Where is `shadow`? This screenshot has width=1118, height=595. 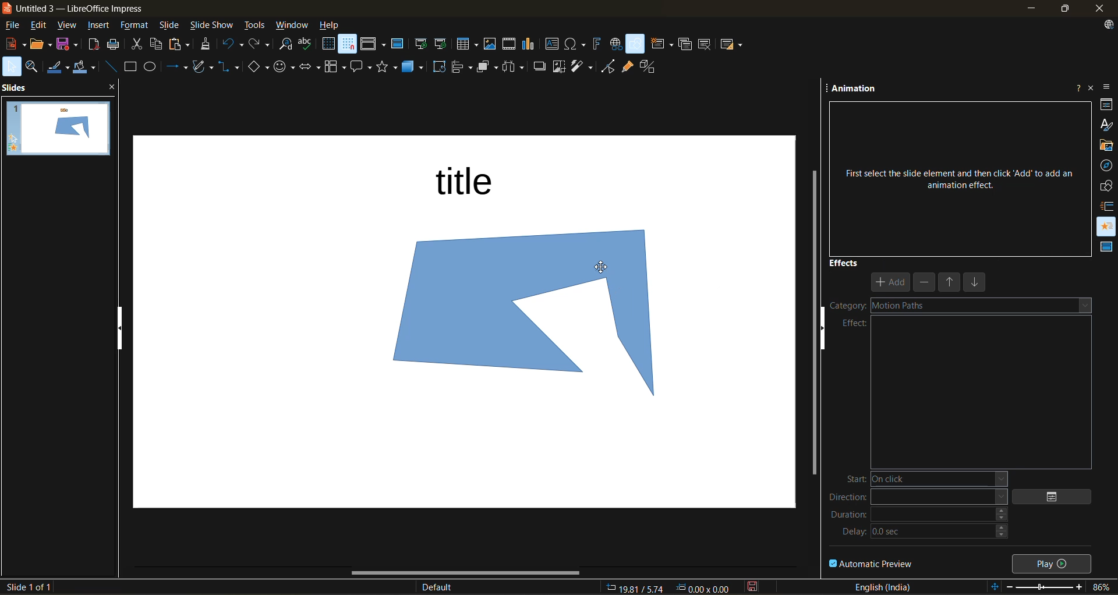 shadow is located at coordinates (540, 66).